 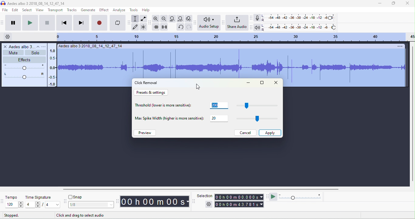 What do you see at coordinates (55, 10) in the screenshot?
I see `transport` at bounding box center [55, 10].